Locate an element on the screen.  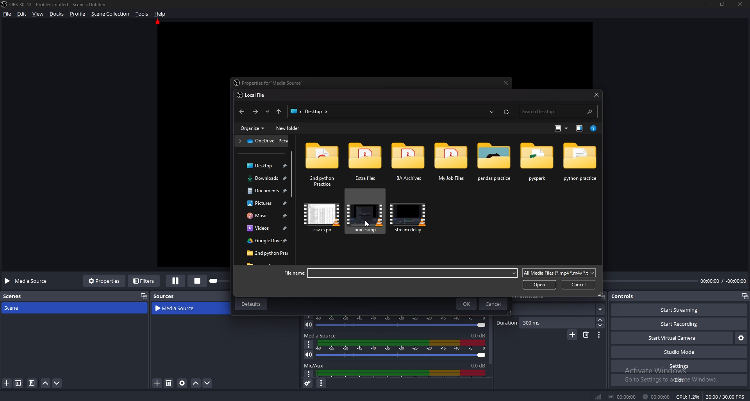
Docks is located at coordinates (58, 14).